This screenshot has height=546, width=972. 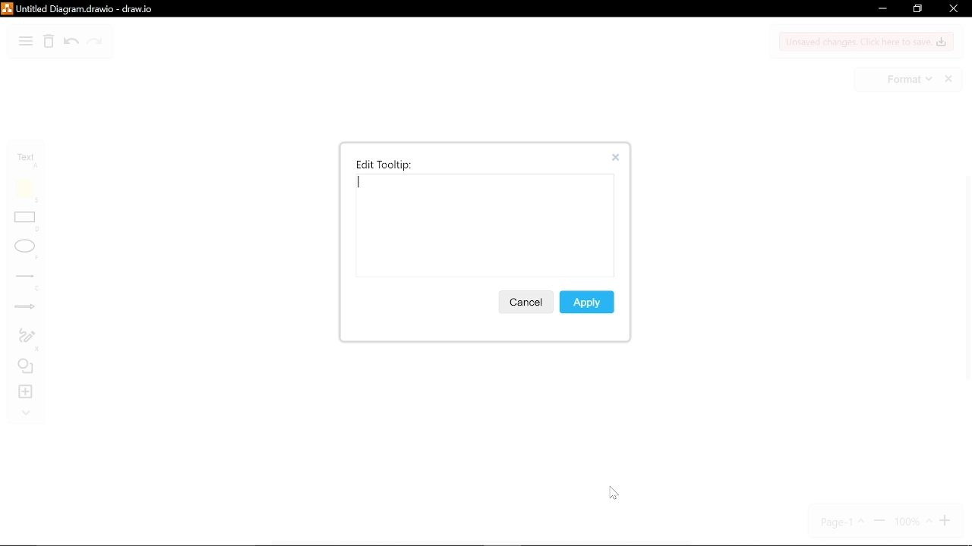 I want to click on minimize, so click(x=881, y=10).